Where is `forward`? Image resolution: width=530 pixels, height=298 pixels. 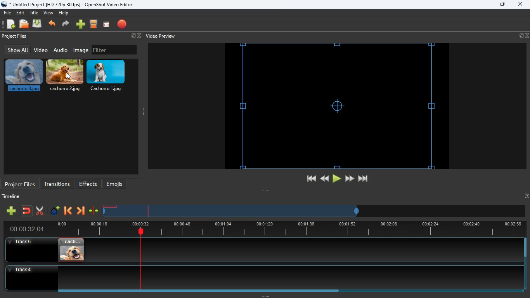
forward is located at coordinates (350, 179).